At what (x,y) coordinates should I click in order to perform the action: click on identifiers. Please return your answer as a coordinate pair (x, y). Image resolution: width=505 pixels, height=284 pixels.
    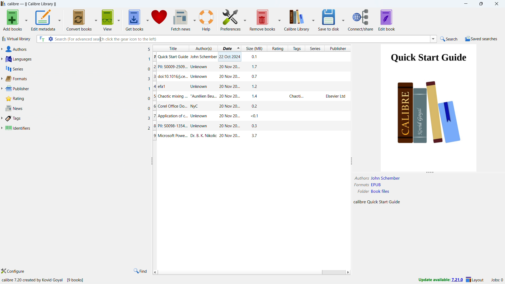
    Looking at the image, I should click on (78, 128).